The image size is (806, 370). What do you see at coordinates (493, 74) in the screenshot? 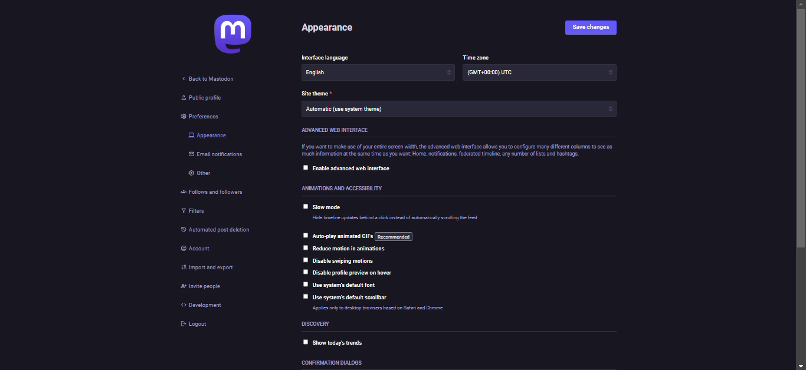
I see `time zone` at bounding box center [493, 74].